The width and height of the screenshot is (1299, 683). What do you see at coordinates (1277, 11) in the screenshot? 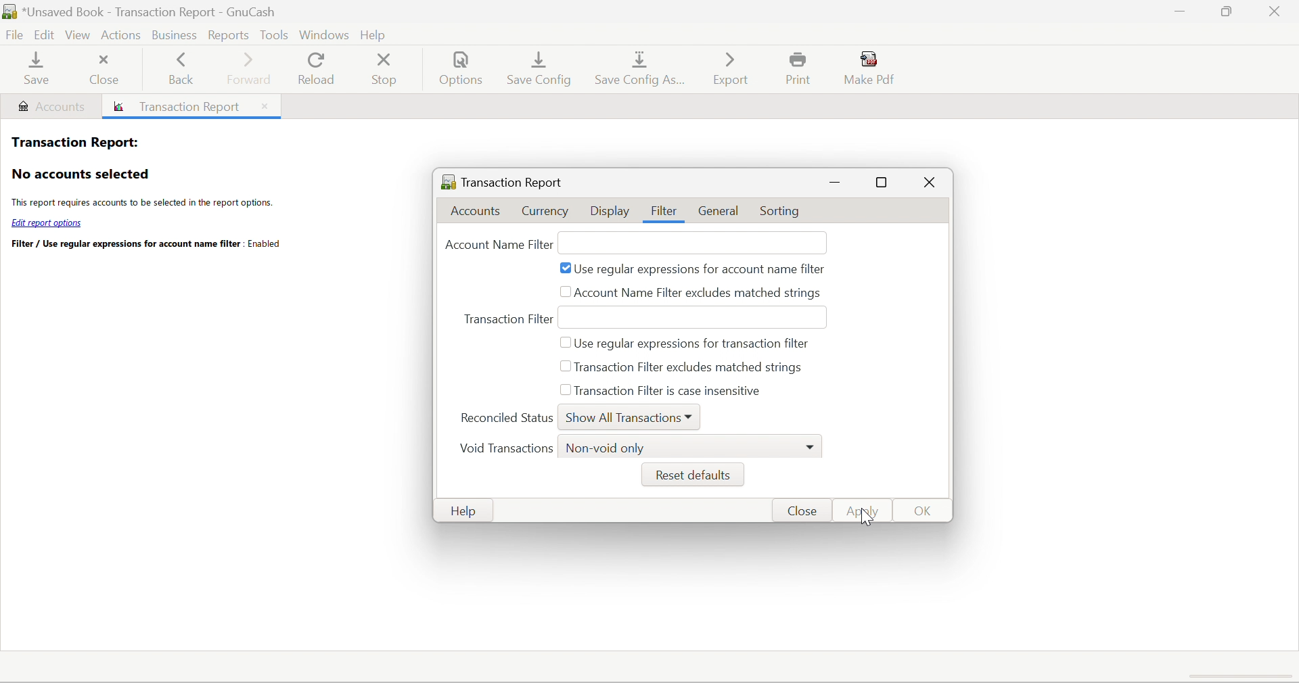
I see `Close` at bounding box center [1277, 11].